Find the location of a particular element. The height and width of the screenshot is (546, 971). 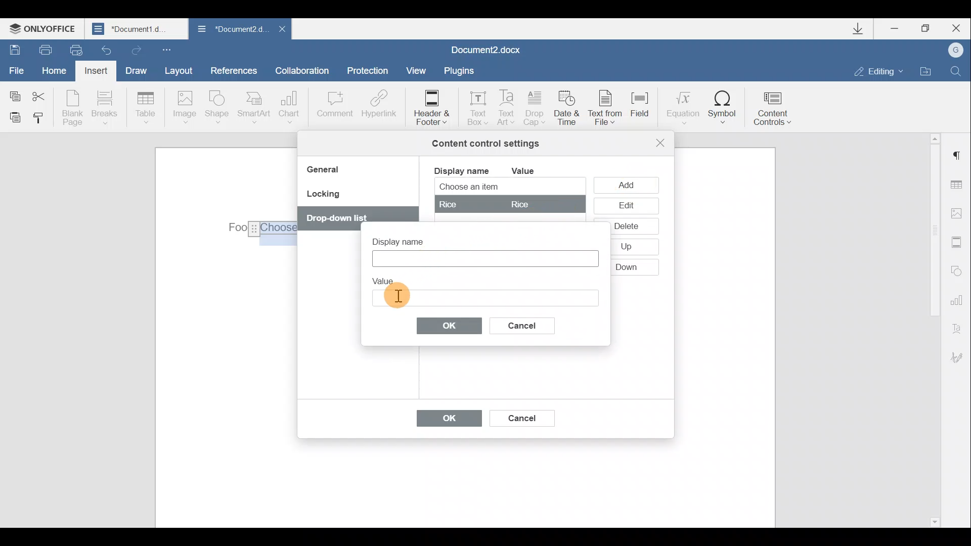

Text box is located at coordinates (484, 296).